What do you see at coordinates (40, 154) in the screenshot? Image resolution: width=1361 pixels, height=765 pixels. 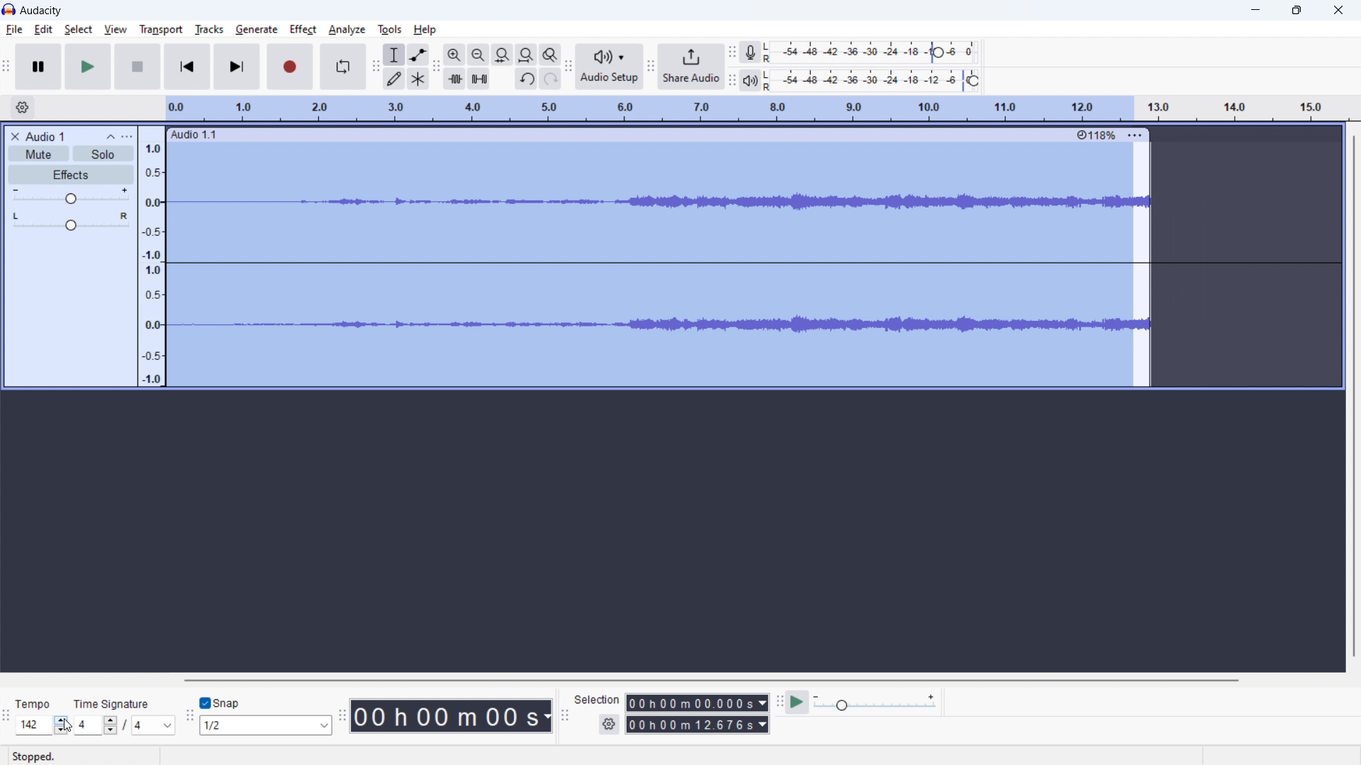 I see `mute` at bounding box center [40, 154].